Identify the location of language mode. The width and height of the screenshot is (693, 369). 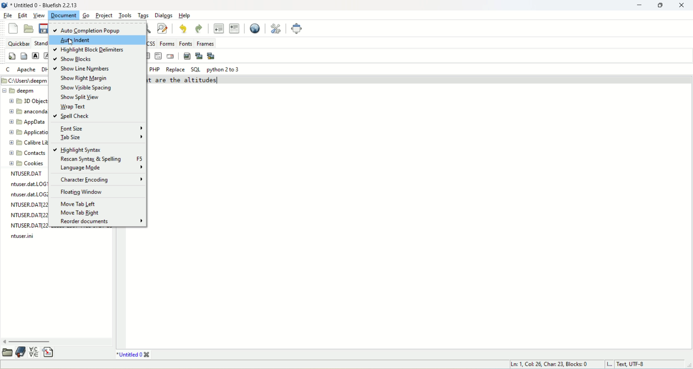
(99, 168).